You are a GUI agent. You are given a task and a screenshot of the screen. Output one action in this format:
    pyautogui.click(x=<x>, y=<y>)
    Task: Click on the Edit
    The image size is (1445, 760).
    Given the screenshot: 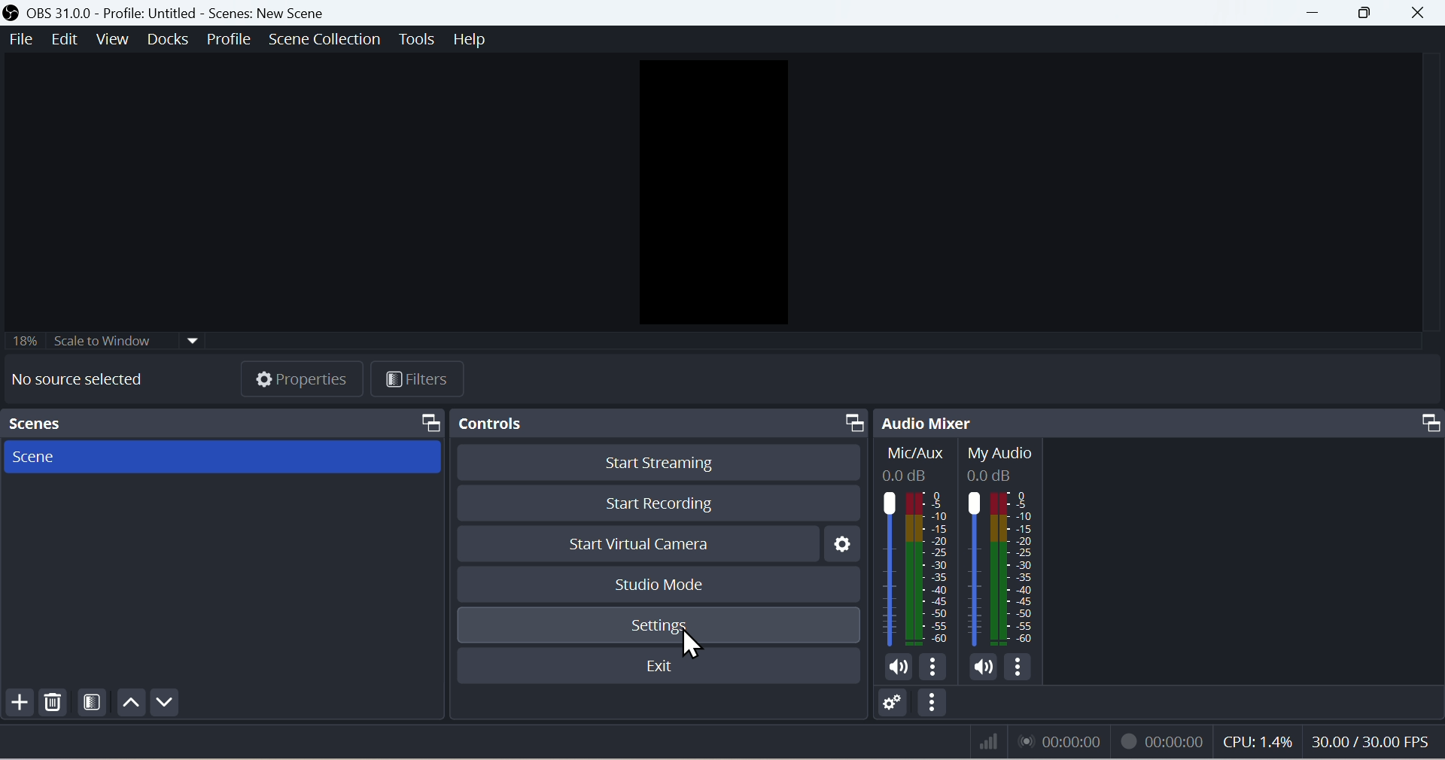 What is the action you would take?
    pyautogui.click(x=63, y=41)
    